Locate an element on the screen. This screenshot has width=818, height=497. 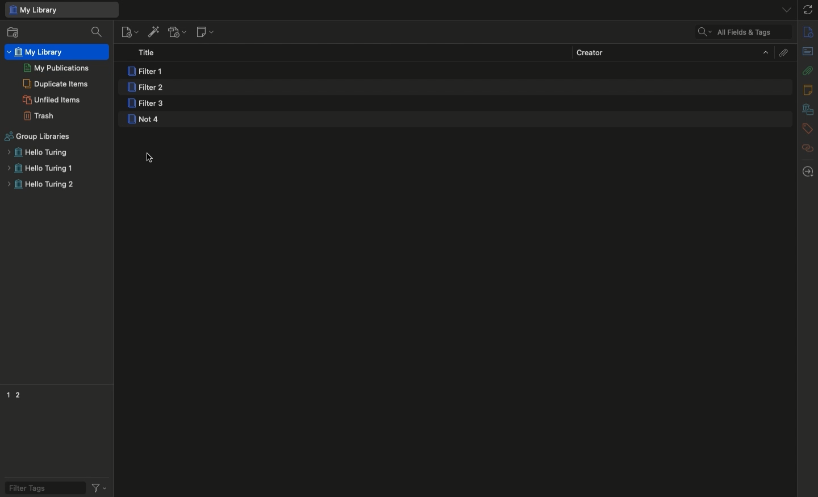
Notes is located at coordinates (809, 90).